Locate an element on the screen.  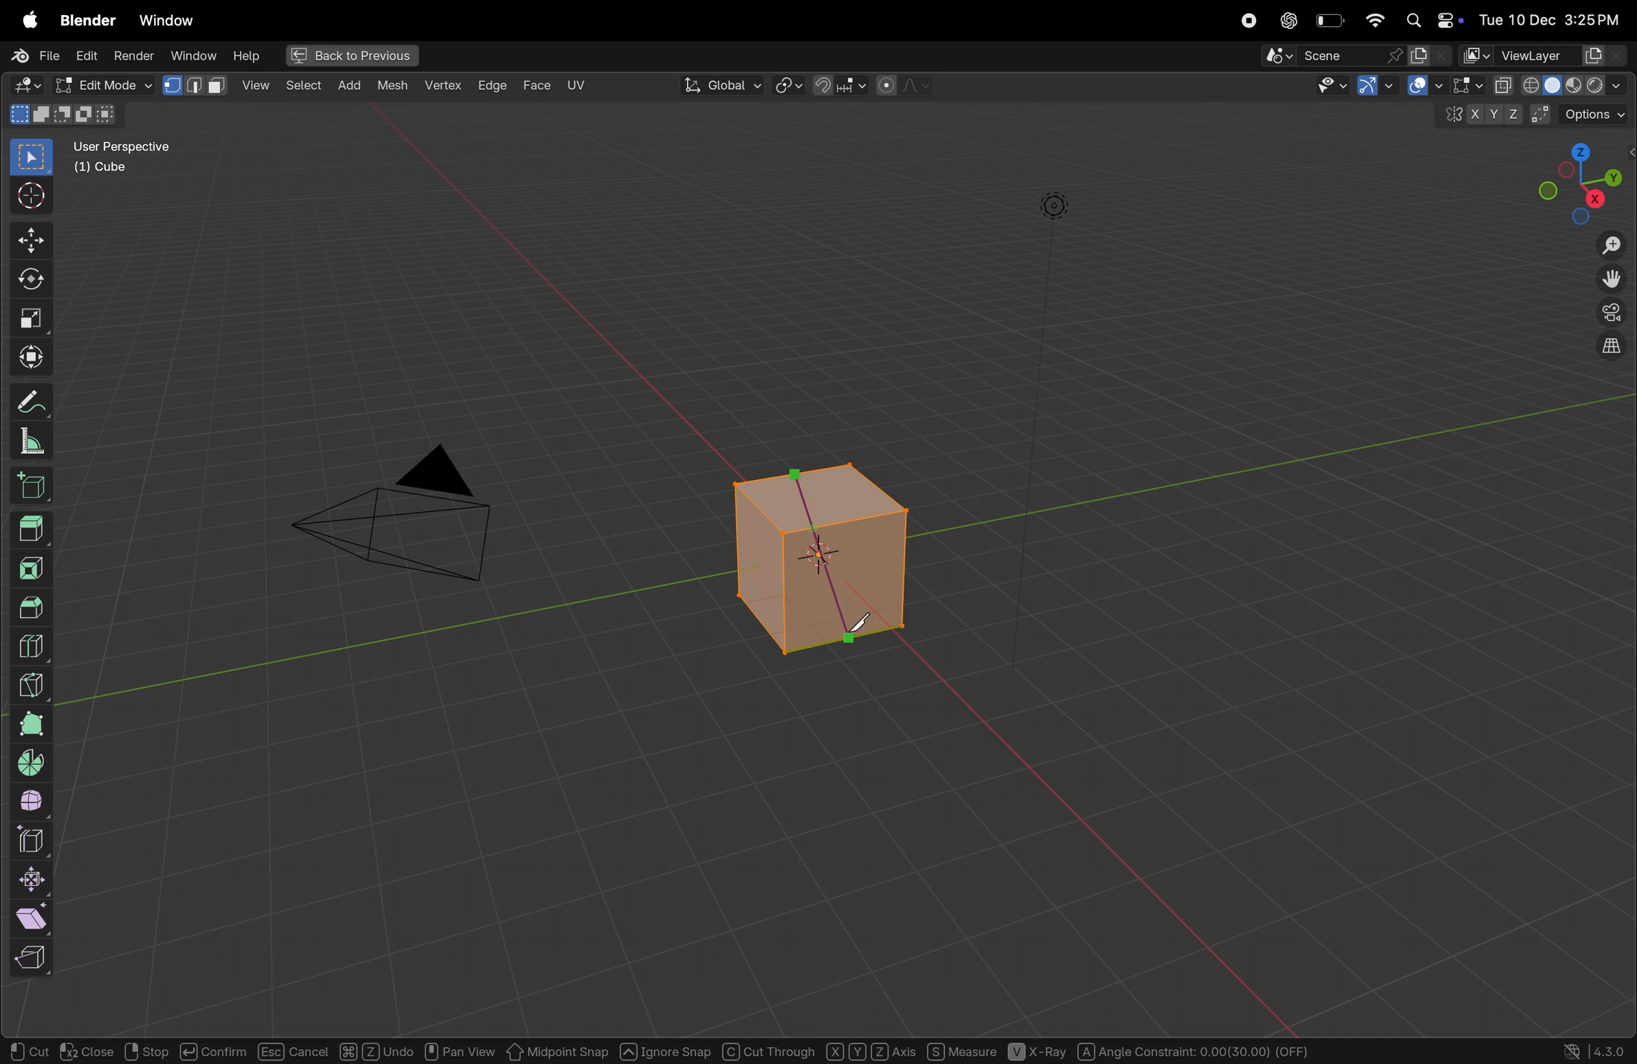
View port shading is located at coordinates (1559, 85).